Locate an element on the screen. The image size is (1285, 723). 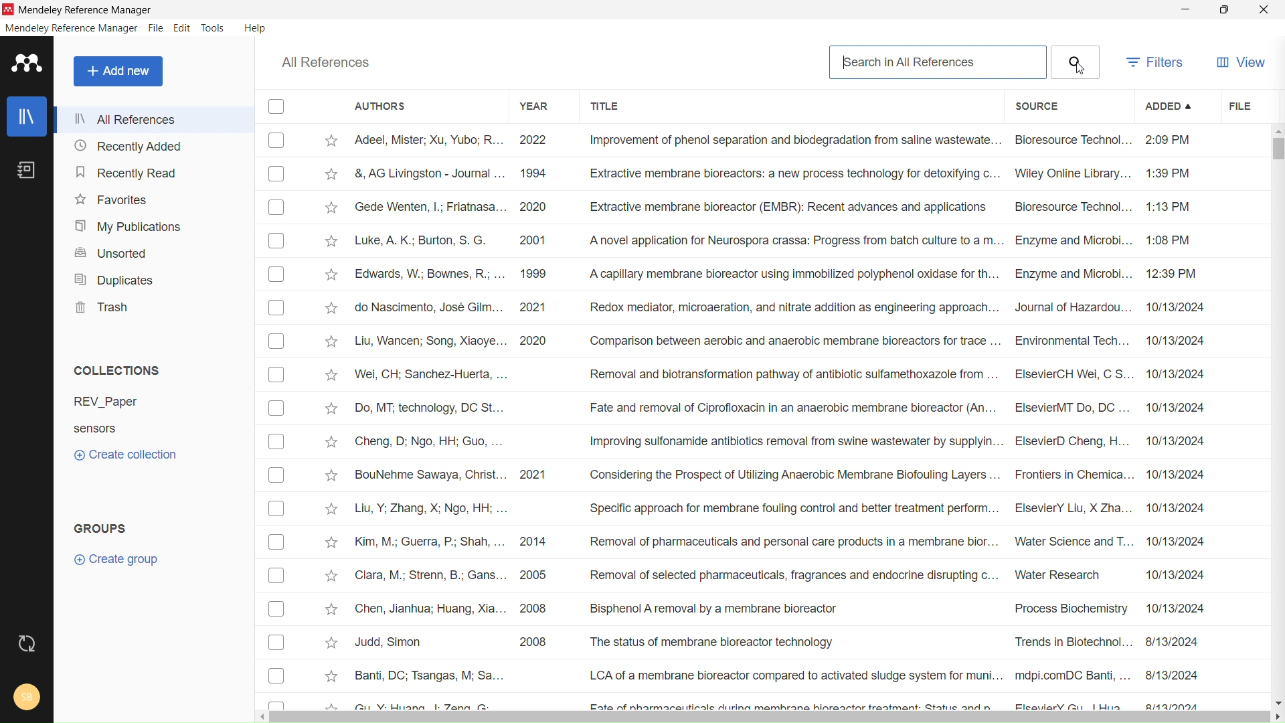
Liu, Wancen; Song, Xiaoye... 2020 ‘Comparison between aerobic and anaerobic membrane bioreactors for trace ... Environmental Tech... 10/13/2024 is located at coordinates (783, 340).